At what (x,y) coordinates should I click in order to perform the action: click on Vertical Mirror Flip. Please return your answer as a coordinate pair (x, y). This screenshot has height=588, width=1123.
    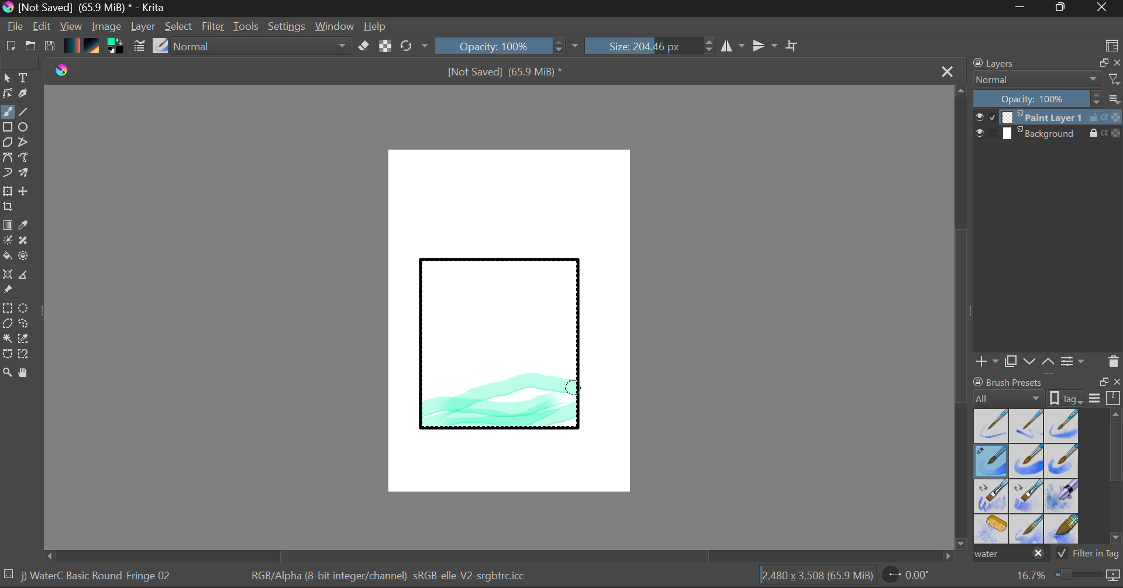
    Looking at the image, I should click on (732, 46).